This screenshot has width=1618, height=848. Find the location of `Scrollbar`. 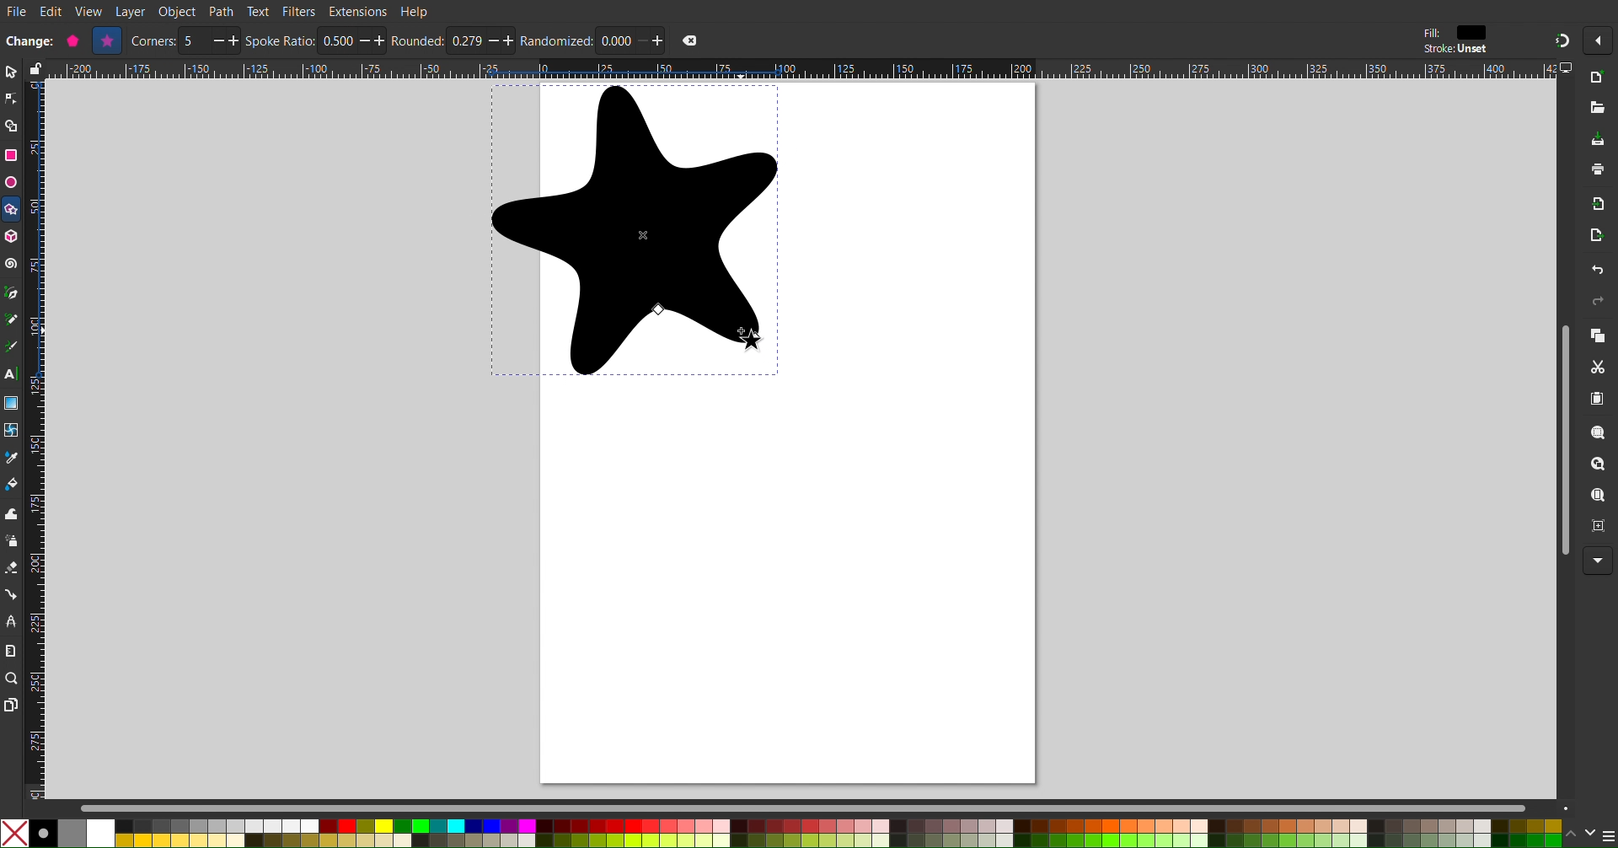

Scrollbar is located at coordinates (827, 808).